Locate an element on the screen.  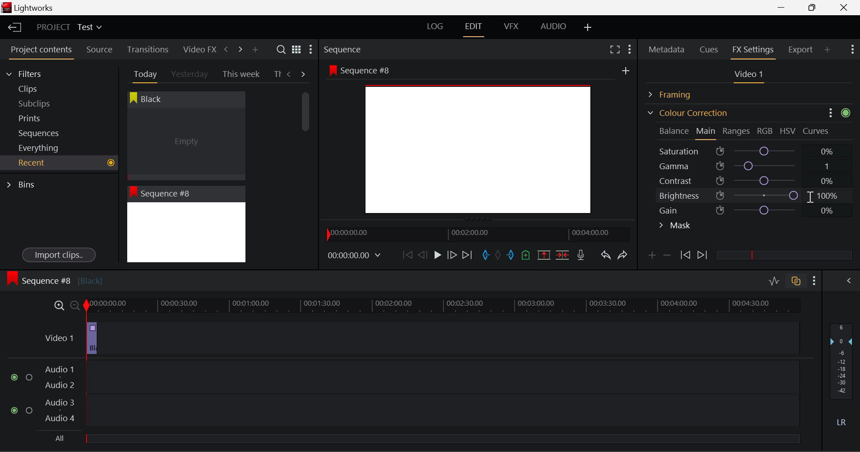
Project Timeline is located at coordinates (443, 306).